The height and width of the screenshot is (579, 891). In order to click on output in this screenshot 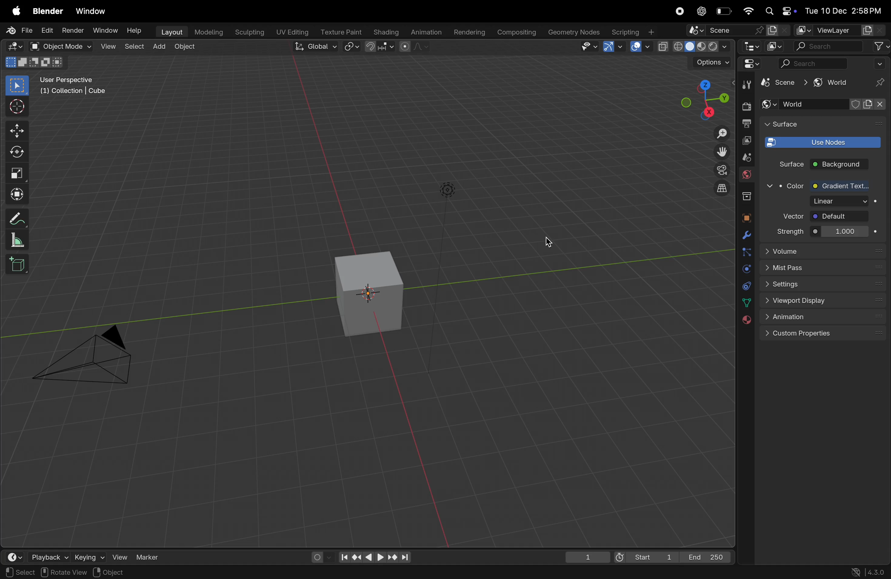, I will do `click(746, 123)`.